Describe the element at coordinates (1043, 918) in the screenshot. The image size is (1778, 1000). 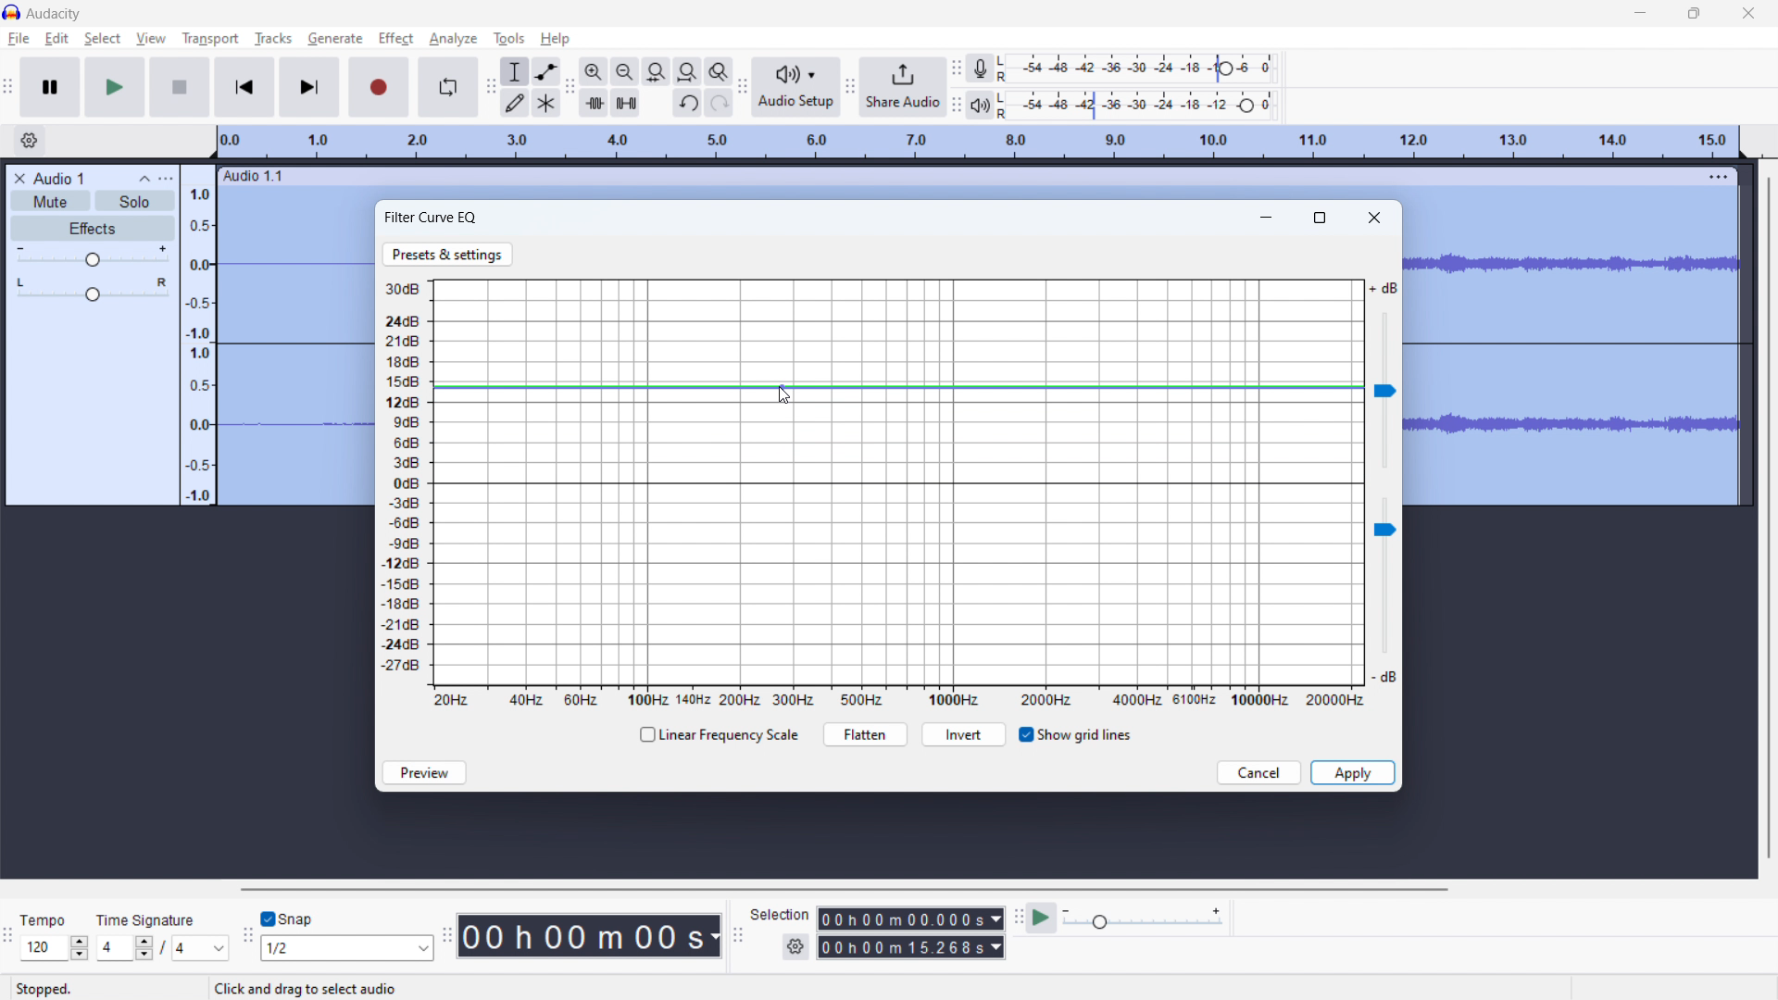
I see `play at speed` at that location.